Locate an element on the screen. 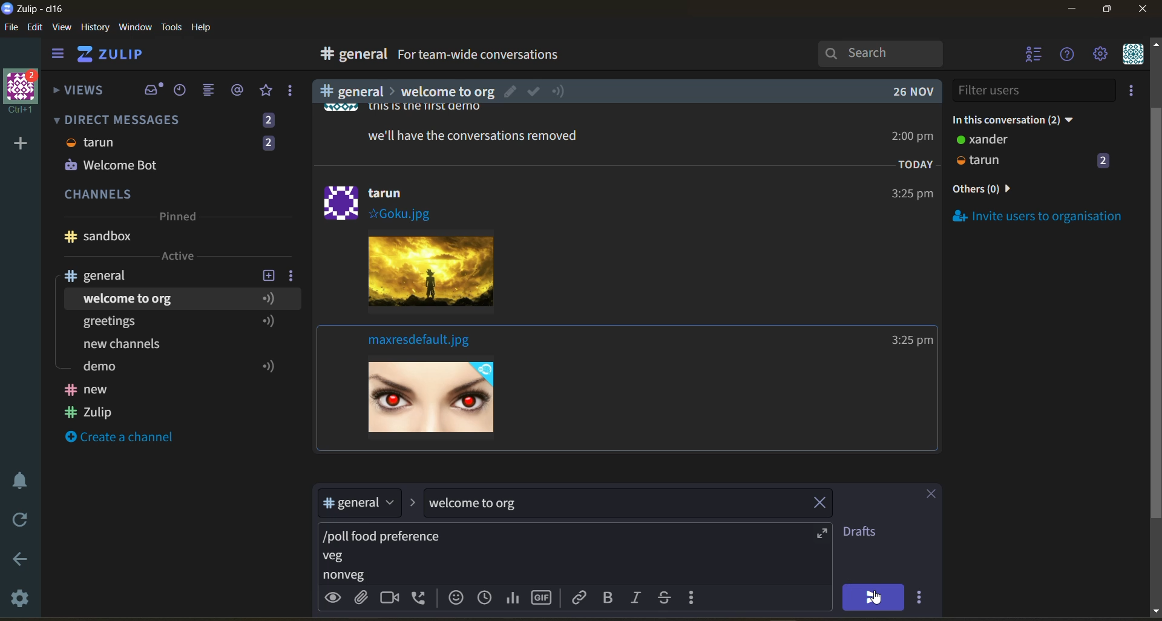 This screenshot has width=1162, height=621. channels is located at coordinates (175, 195).